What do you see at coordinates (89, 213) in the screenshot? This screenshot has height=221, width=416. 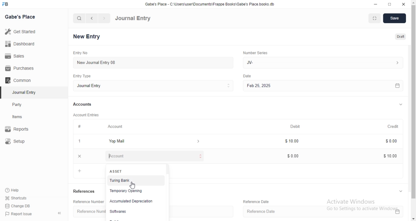 I see `Reference Number` at bounding box center [89, 213].